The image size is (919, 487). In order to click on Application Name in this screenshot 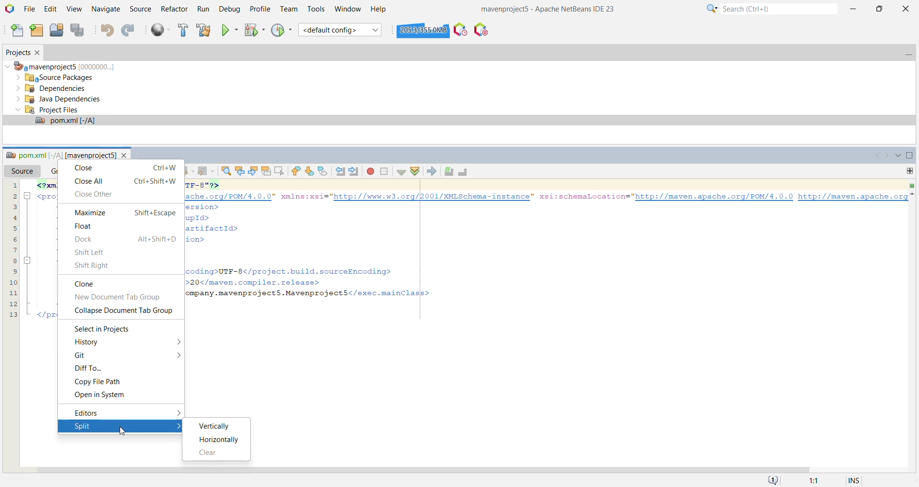, I will do `click(553, 8)`.